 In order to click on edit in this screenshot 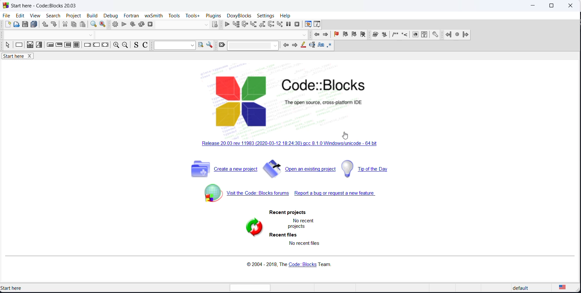, I will do `click(19, 16)`.